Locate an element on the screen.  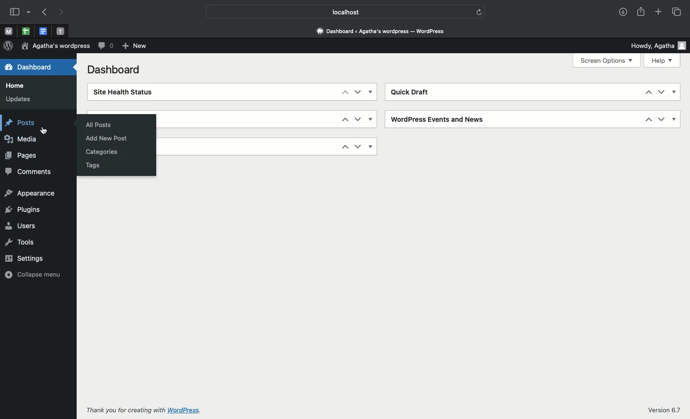
Up is located at coordinates (648, 119).